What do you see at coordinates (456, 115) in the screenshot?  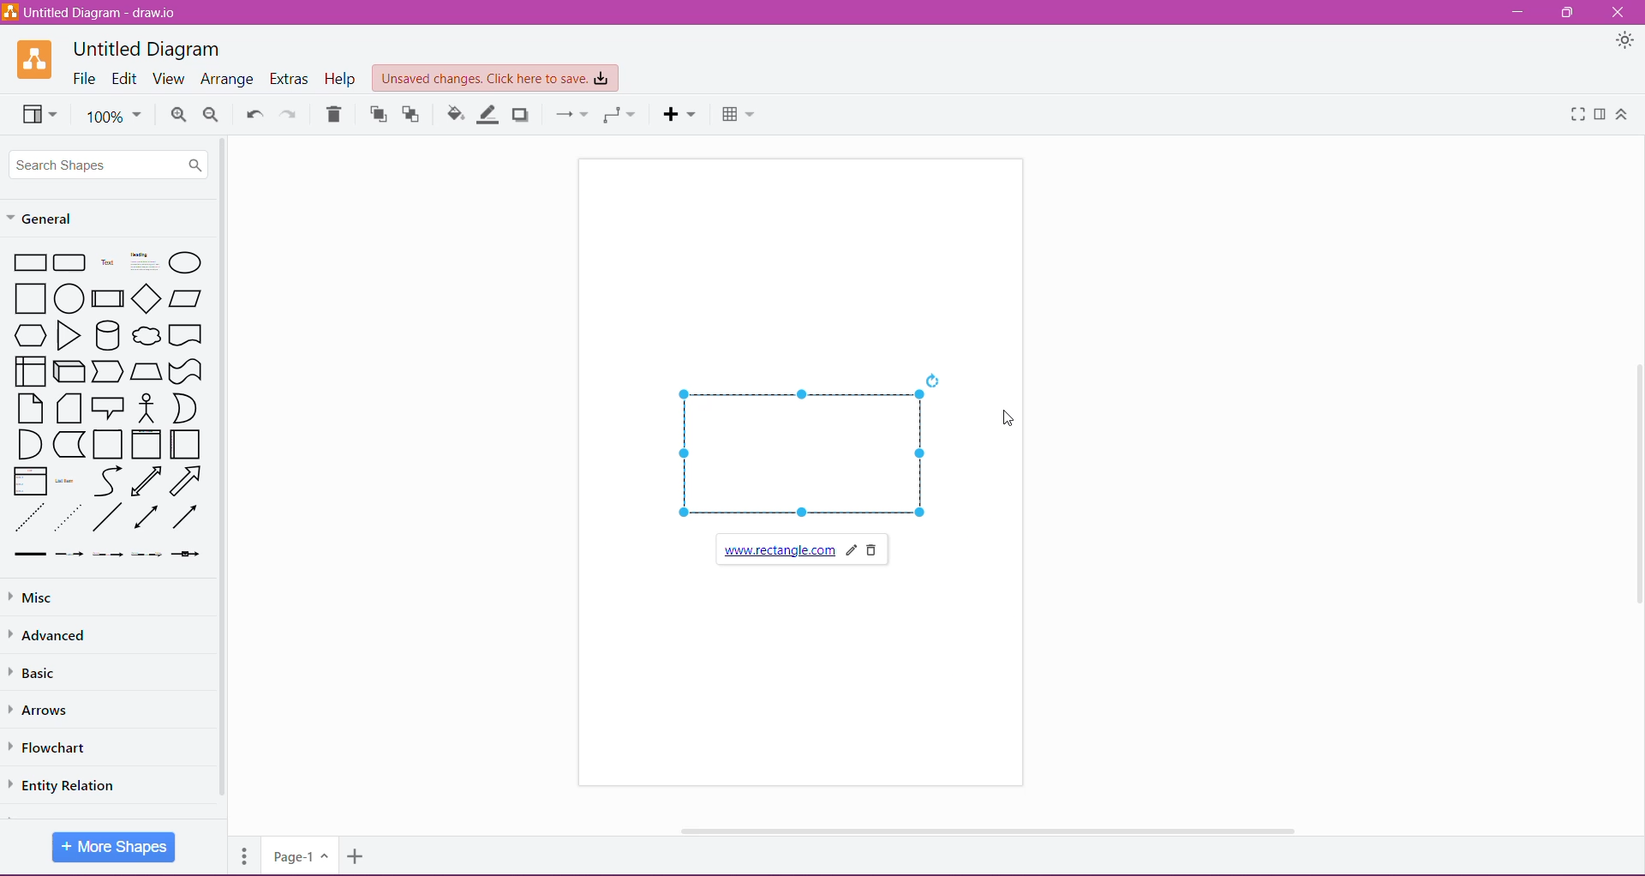 I see `Fill Color` at bounding box center [456, 115].